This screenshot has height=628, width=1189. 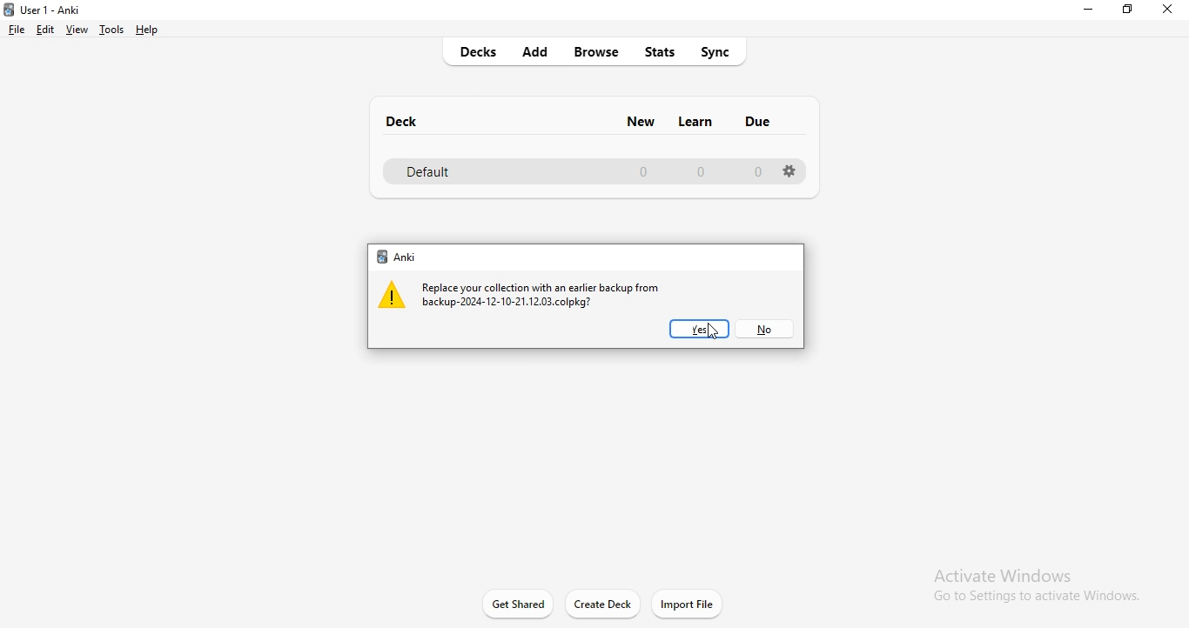 I want to click on get started, so click(x=517, y=602).